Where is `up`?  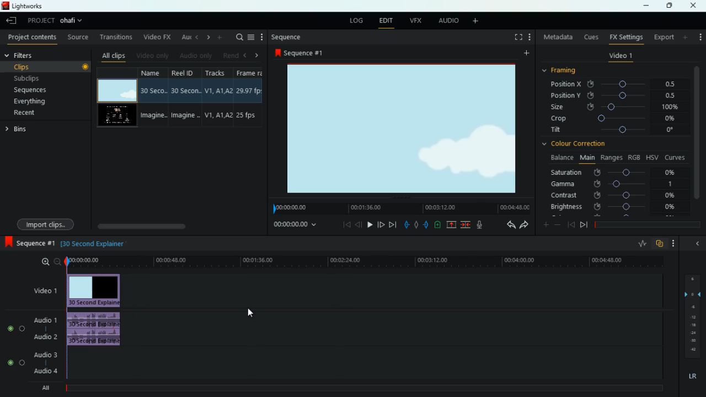 up is located at coordinates (451, 225).